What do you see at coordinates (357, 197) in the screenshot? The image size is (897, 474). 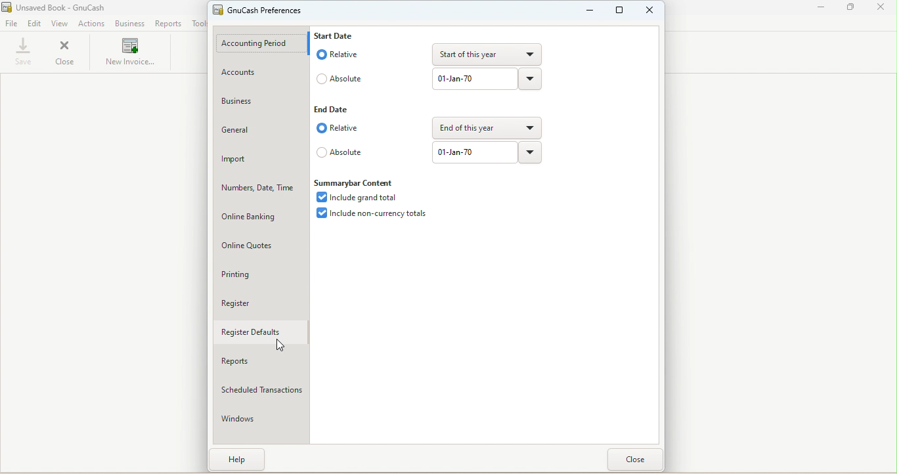 I see `Include grand total` at bounding box center [357, 197].